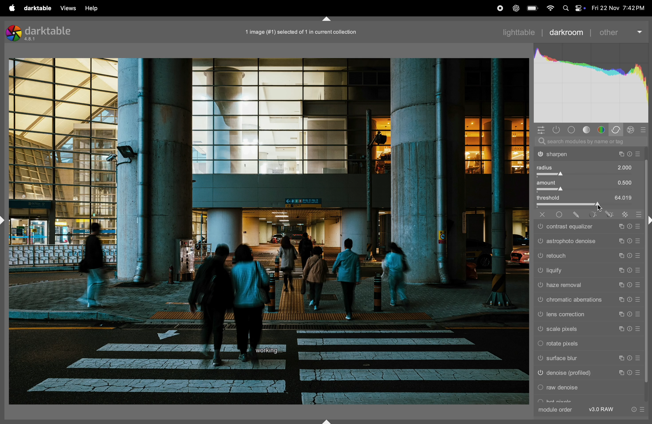 This screenshot has height=424, width=652. I want to click on shift+ctrl+b, so click(328, 421).